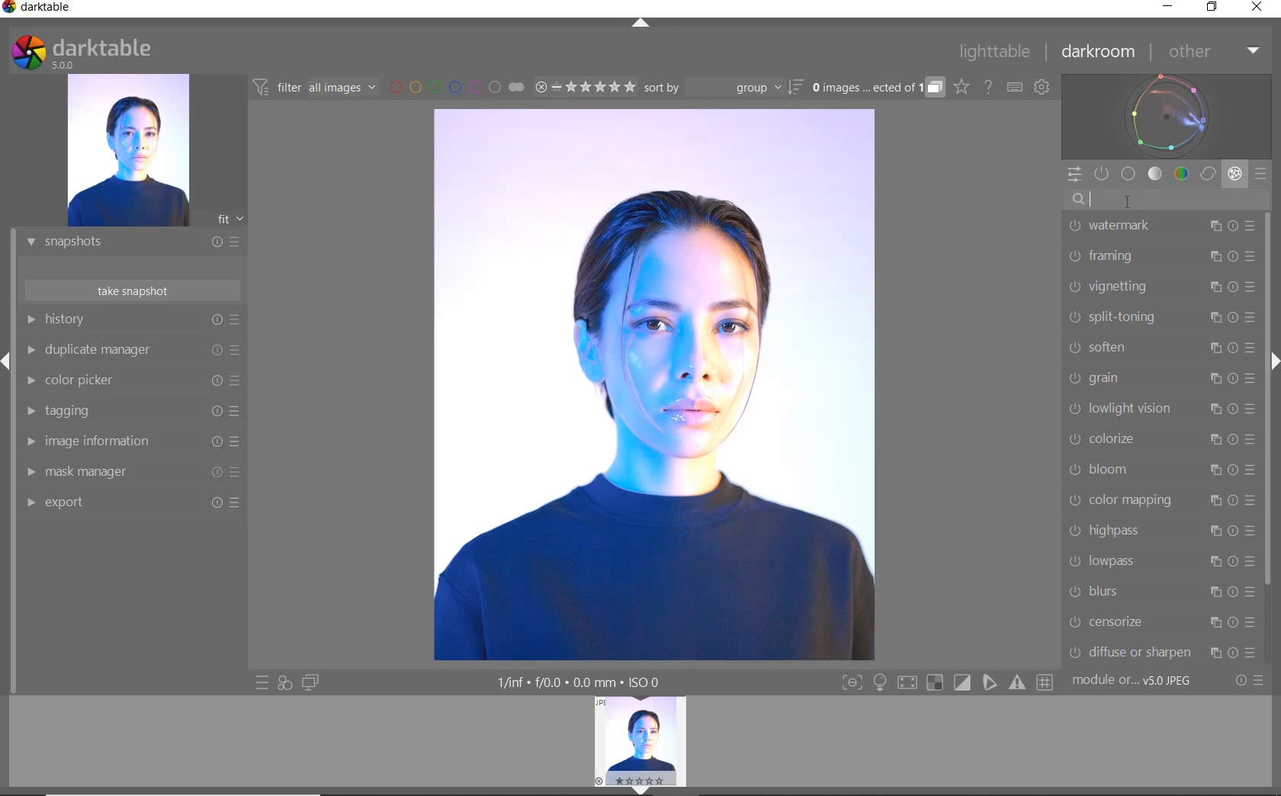 This screenshot has width=1281, height=796. I want to click on MASK MANAGER, so click(126, 472).